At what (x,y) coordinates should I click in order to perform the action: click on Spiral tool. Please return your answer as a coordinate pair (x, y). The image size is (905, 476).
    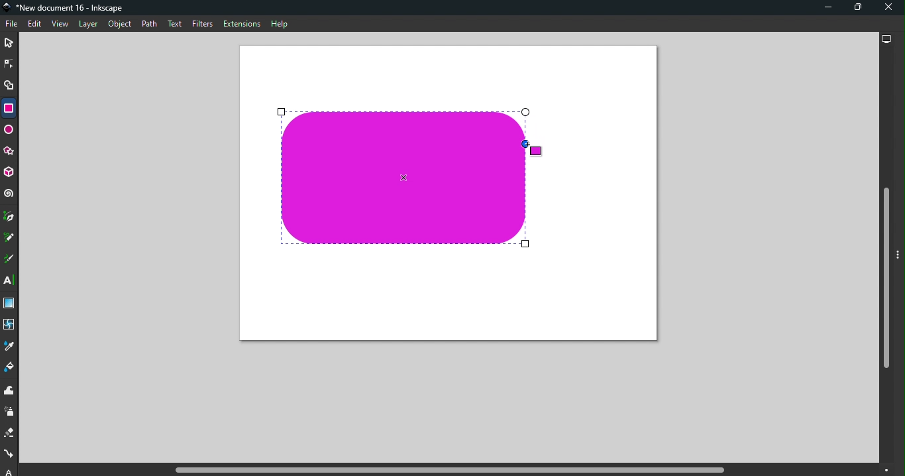
    Looking at the image, I should click on (9, 194).